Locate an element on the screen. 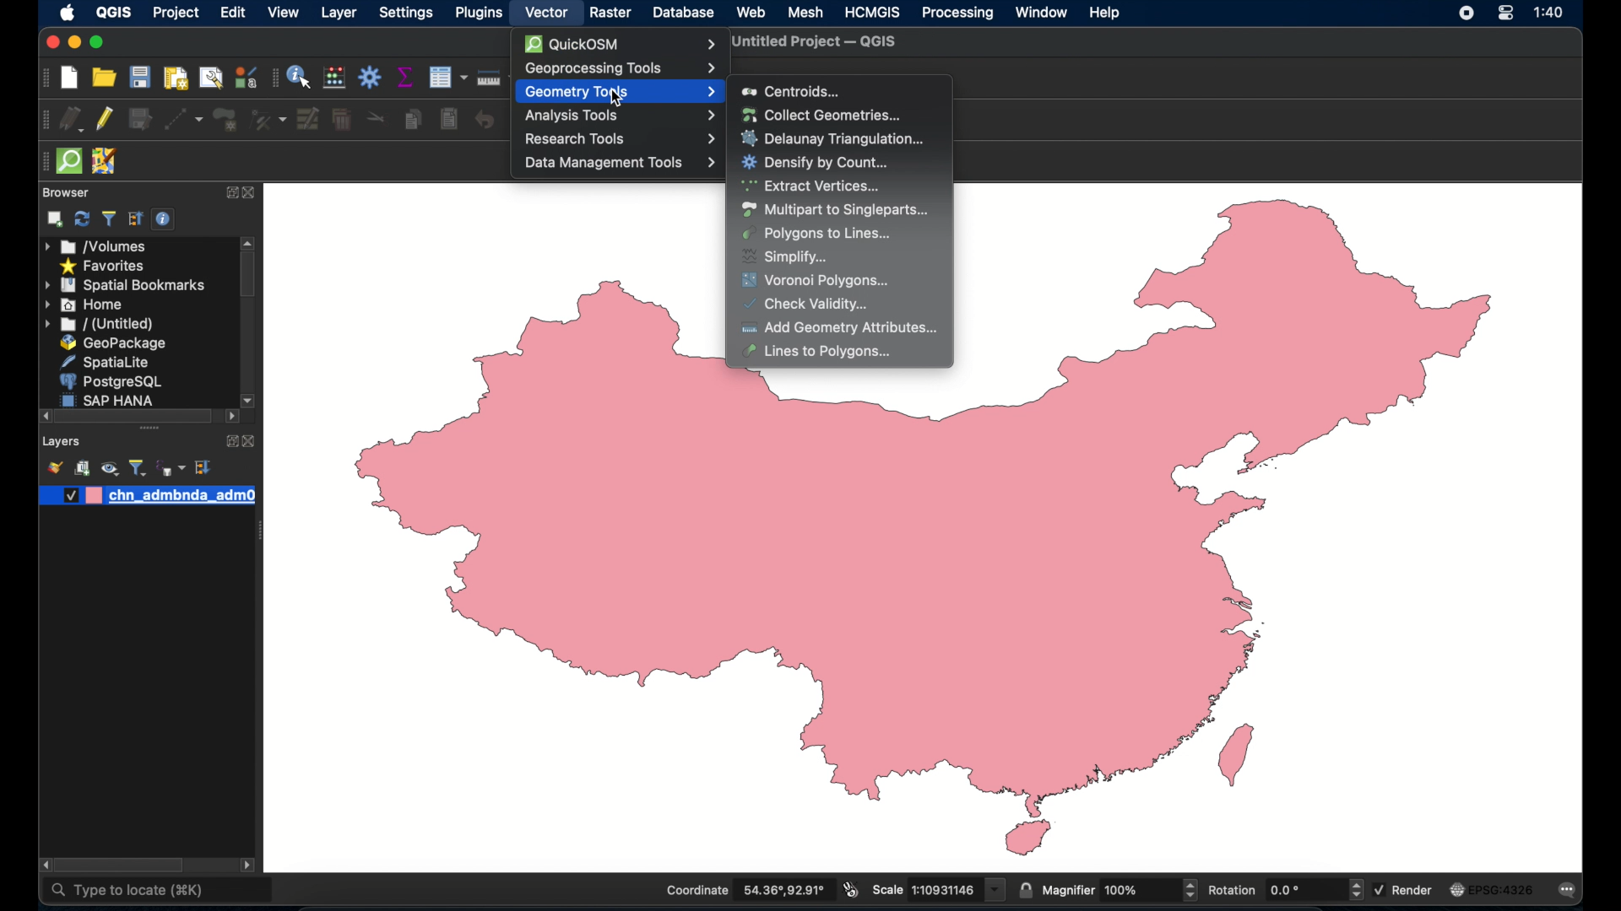  open field calculator is located at coordinates (334, 77).